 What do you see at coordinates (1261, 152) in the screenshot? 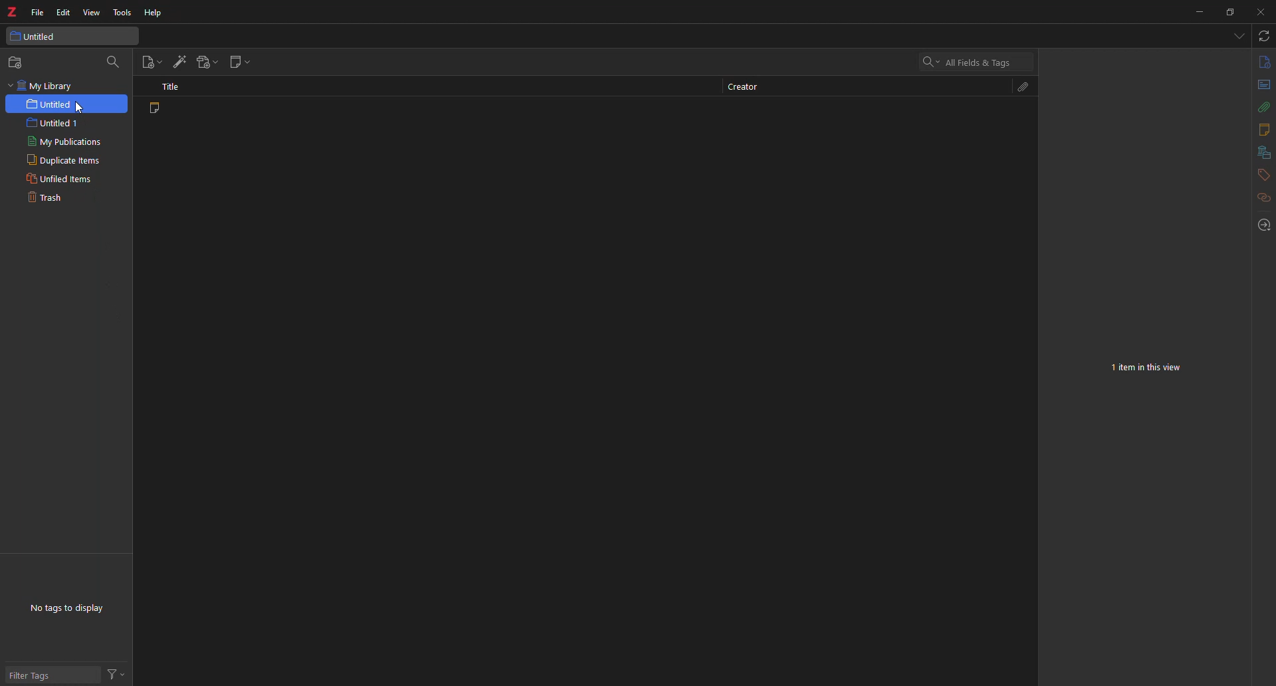
I see `library` at bounding box center [1261, 152].